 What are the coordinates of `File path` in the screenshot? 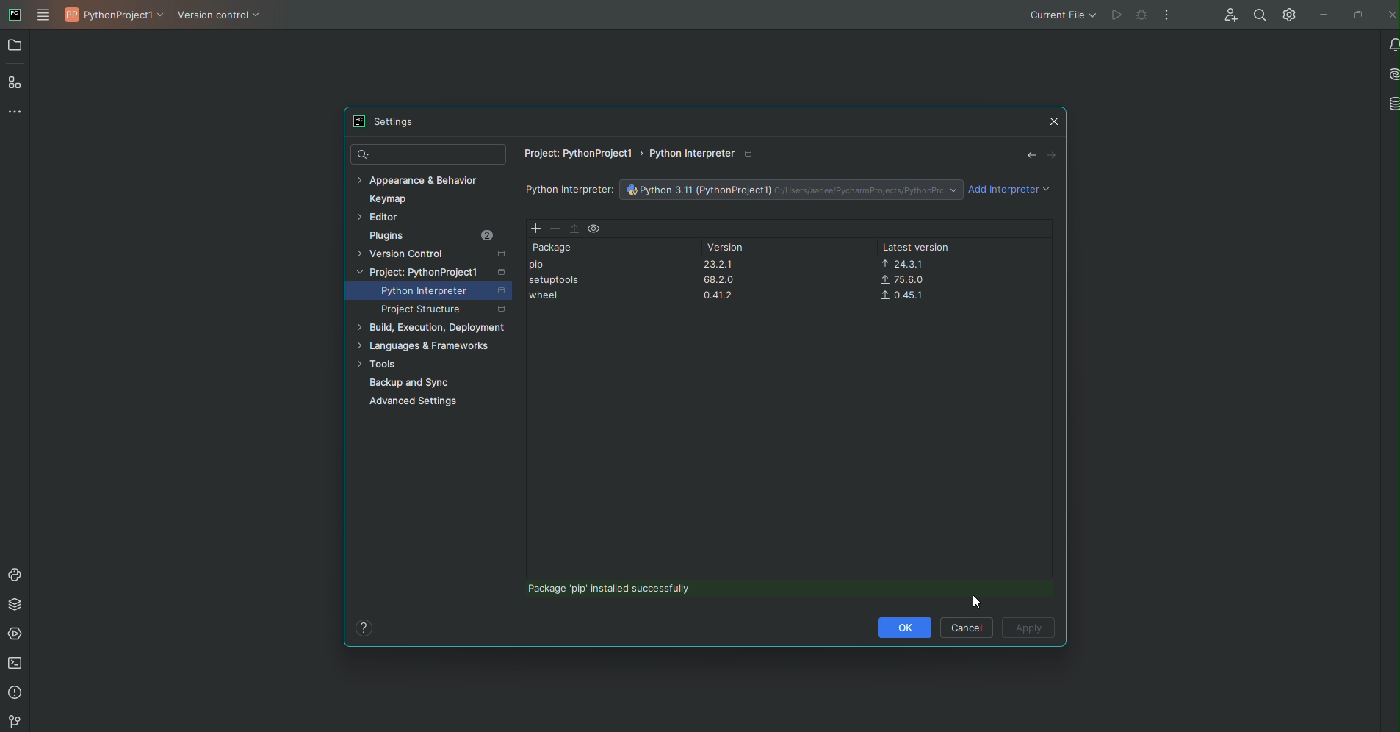 It's located at (644, 157).